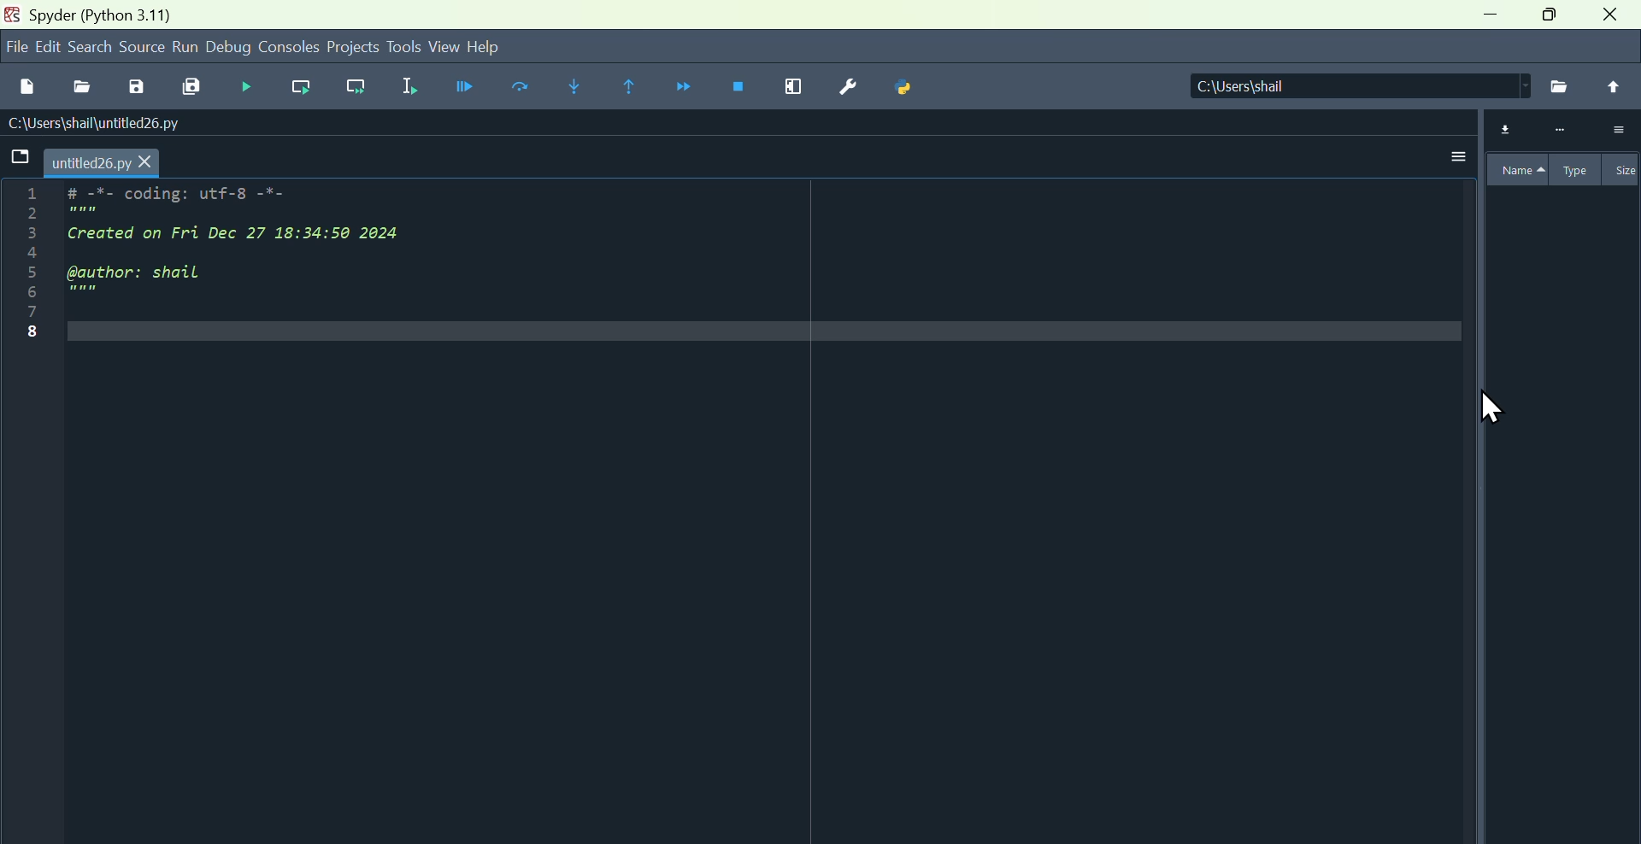 The height and width of the screenshot is (844, 1641). What do you see at coordinates (1454, 151) in the screenshot?
I see `More options` at bounding box center [1454, 151].